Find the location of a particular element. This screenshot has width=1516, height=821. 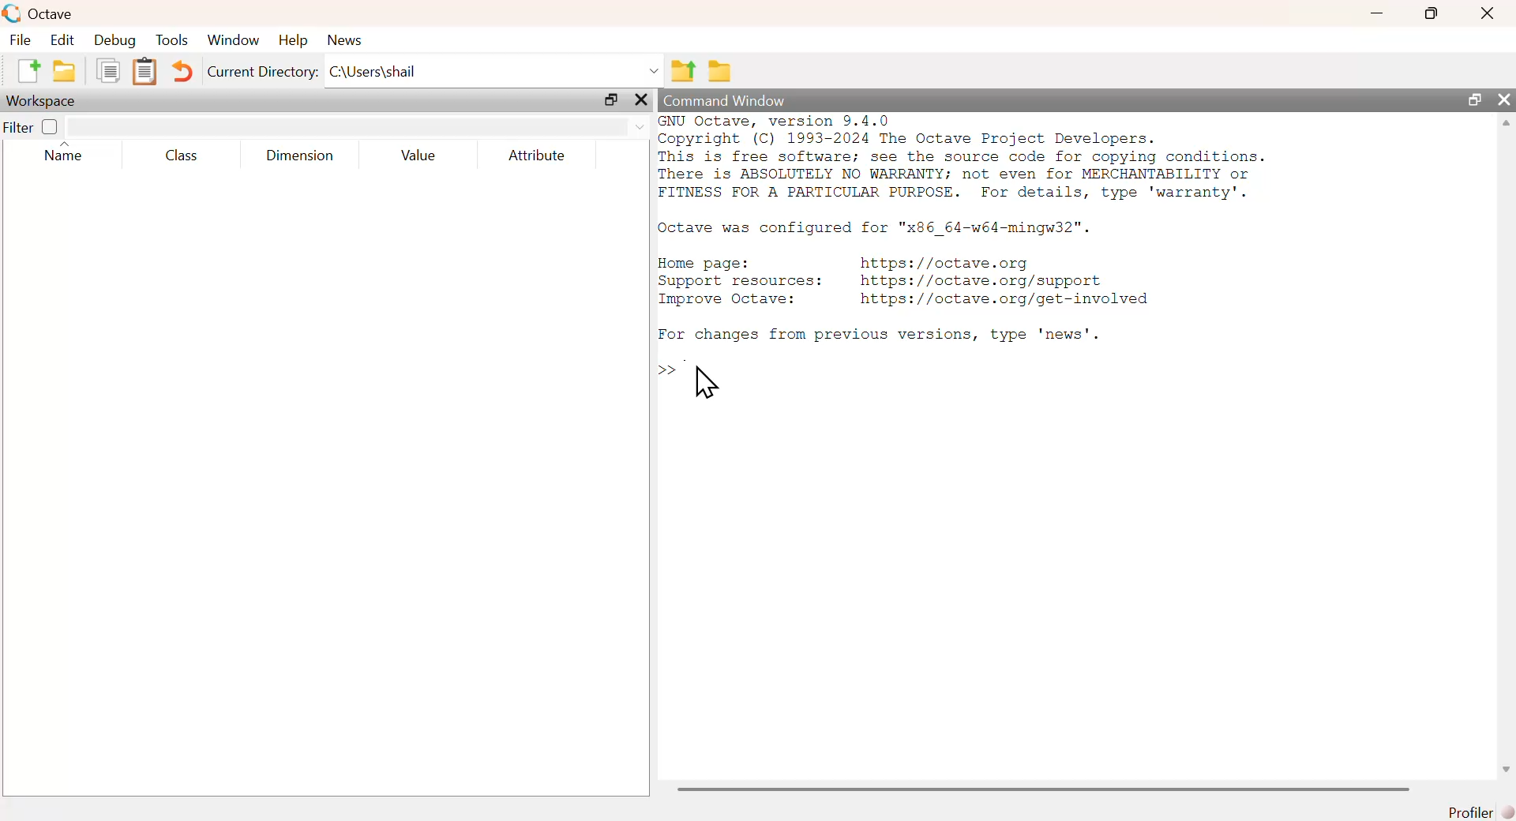

commands is located at coordinates (969, 250).